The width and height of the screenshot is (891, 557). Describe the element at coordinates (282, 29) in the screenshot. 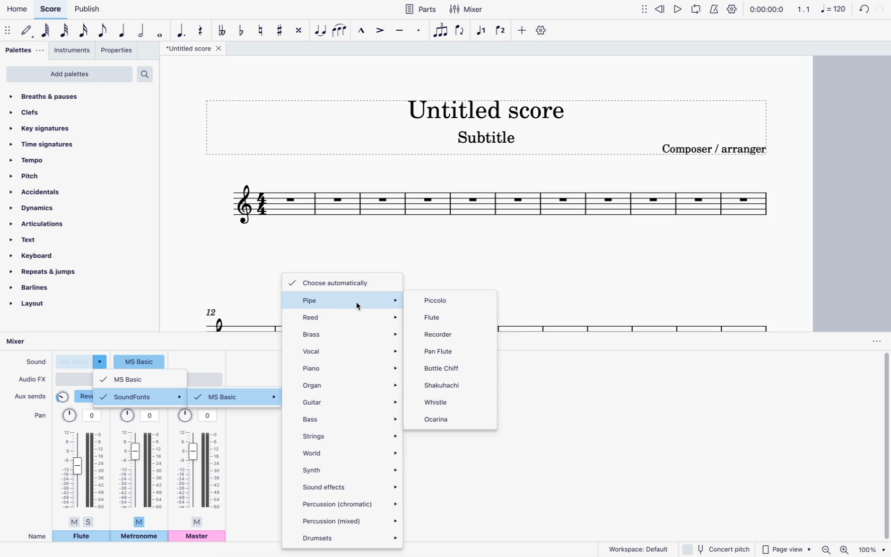

I see `toggle sharp` at that location.